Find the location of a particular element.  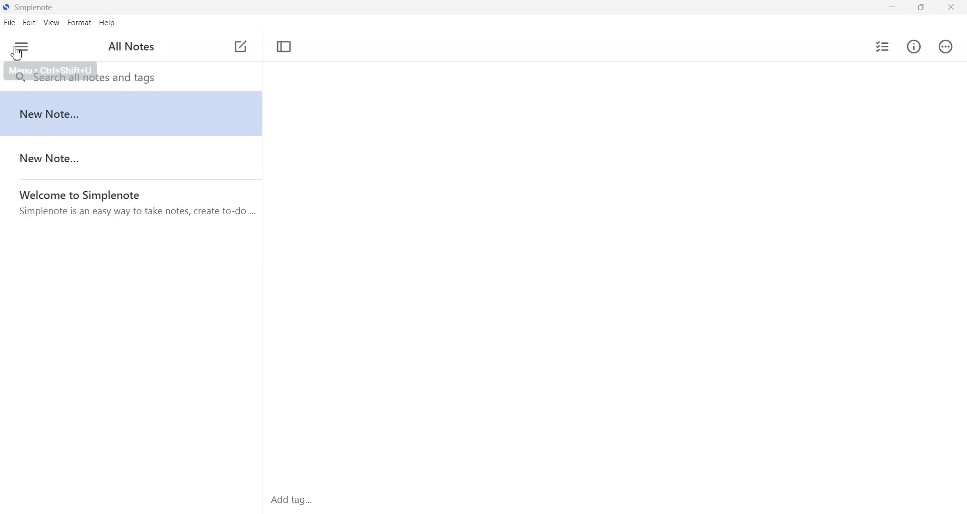

Format is located at coordinates (79, 22).